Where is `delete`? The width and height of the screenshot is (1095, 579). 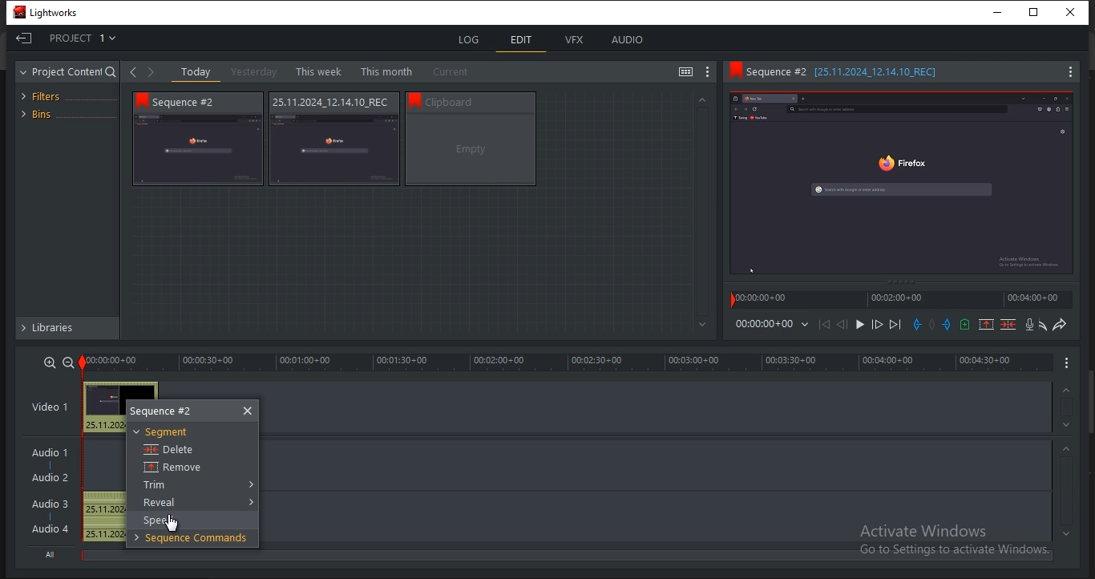
delete is located at coordinates (168, 449).